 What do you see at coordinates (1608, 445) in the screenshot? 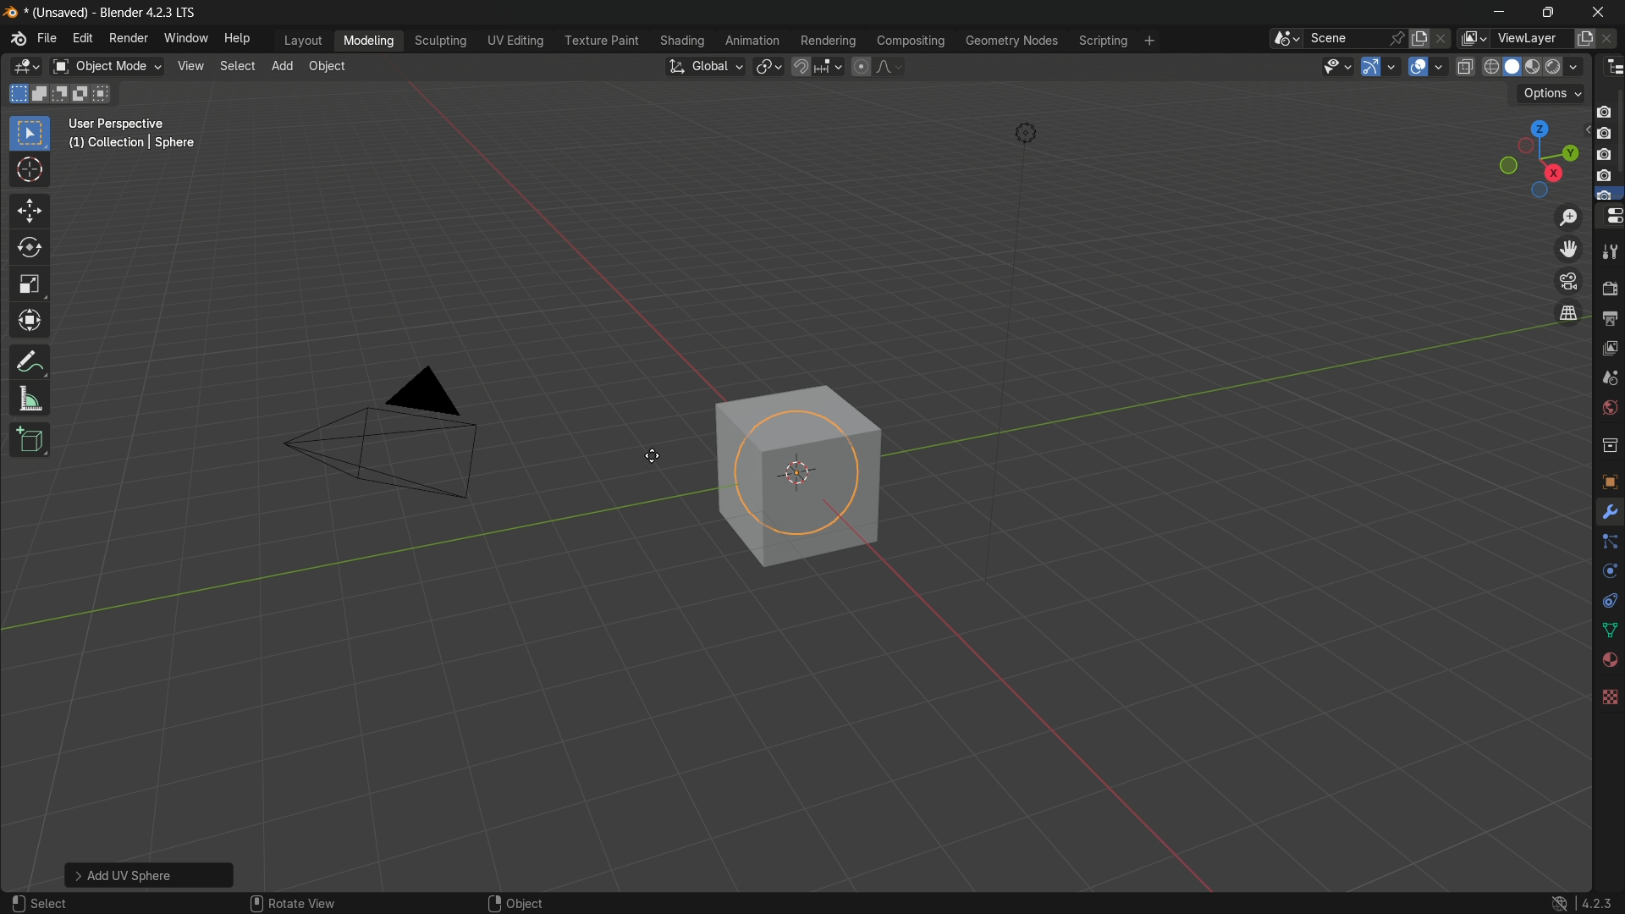
I see `collections` at bounding box center [1608, 445].